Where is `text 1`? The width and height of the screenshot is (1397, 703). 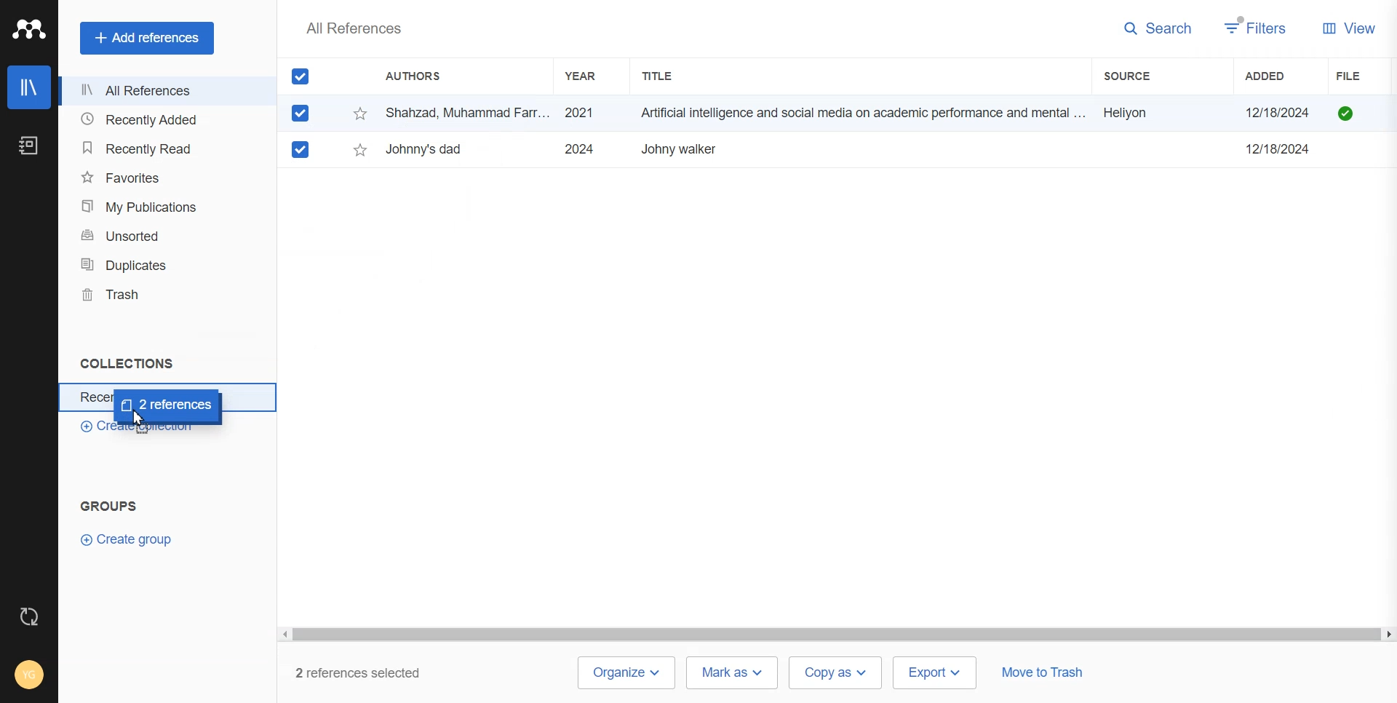
text 1 is located at coordinates (124, 363).